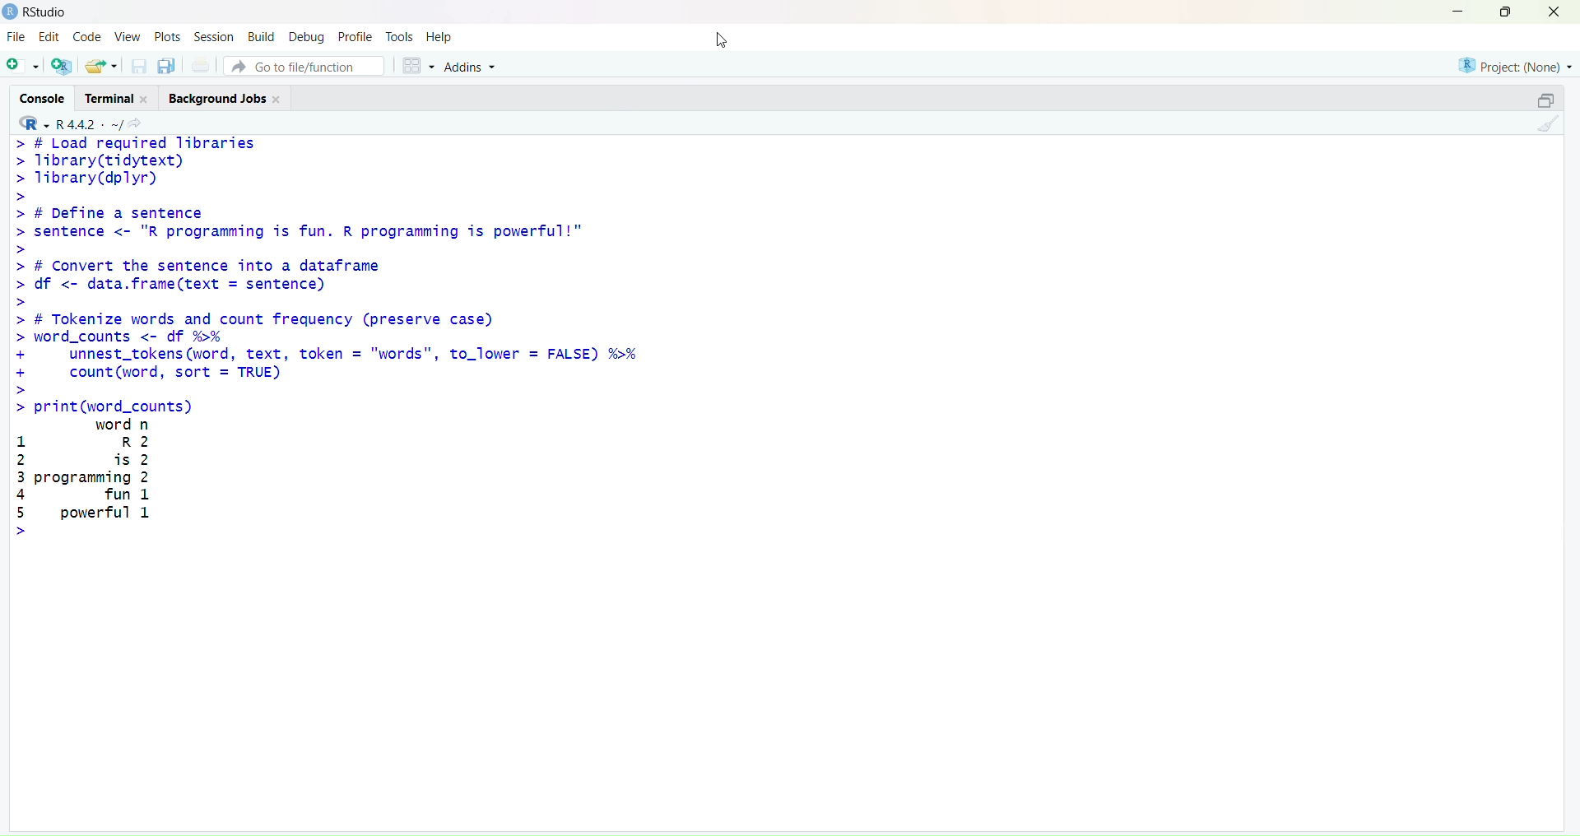  Describe the element at coordinates (45, 98) in the screenshot. I see `console` at that location.